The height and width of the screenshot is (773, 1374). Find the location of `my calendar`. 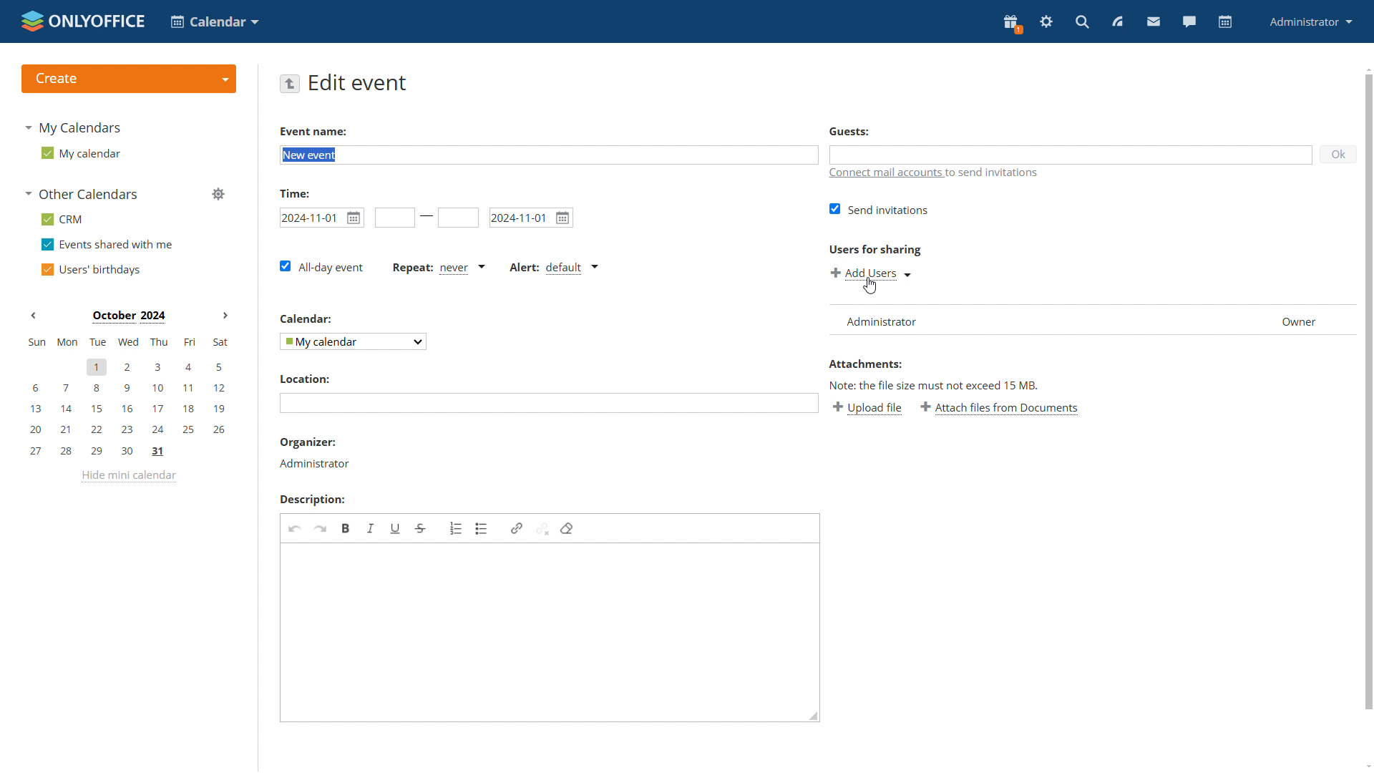

my calendar is located at coordinates (81, 154).